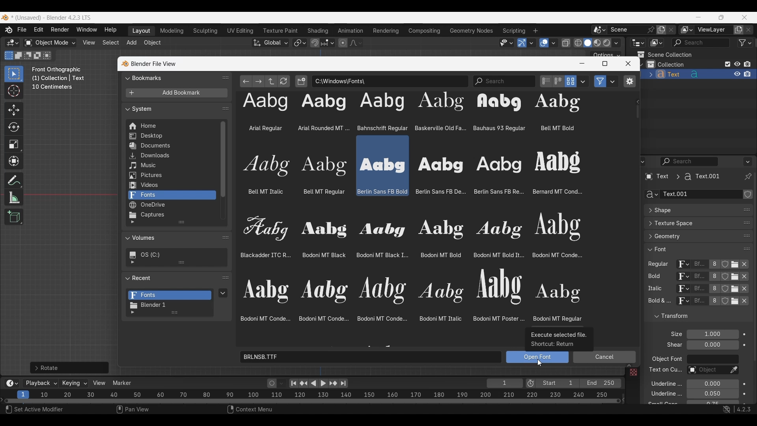 Image resolution: width=757 pixels, height=426 pixels. I want to click on Display settings, vertical list, so click(546, 81).